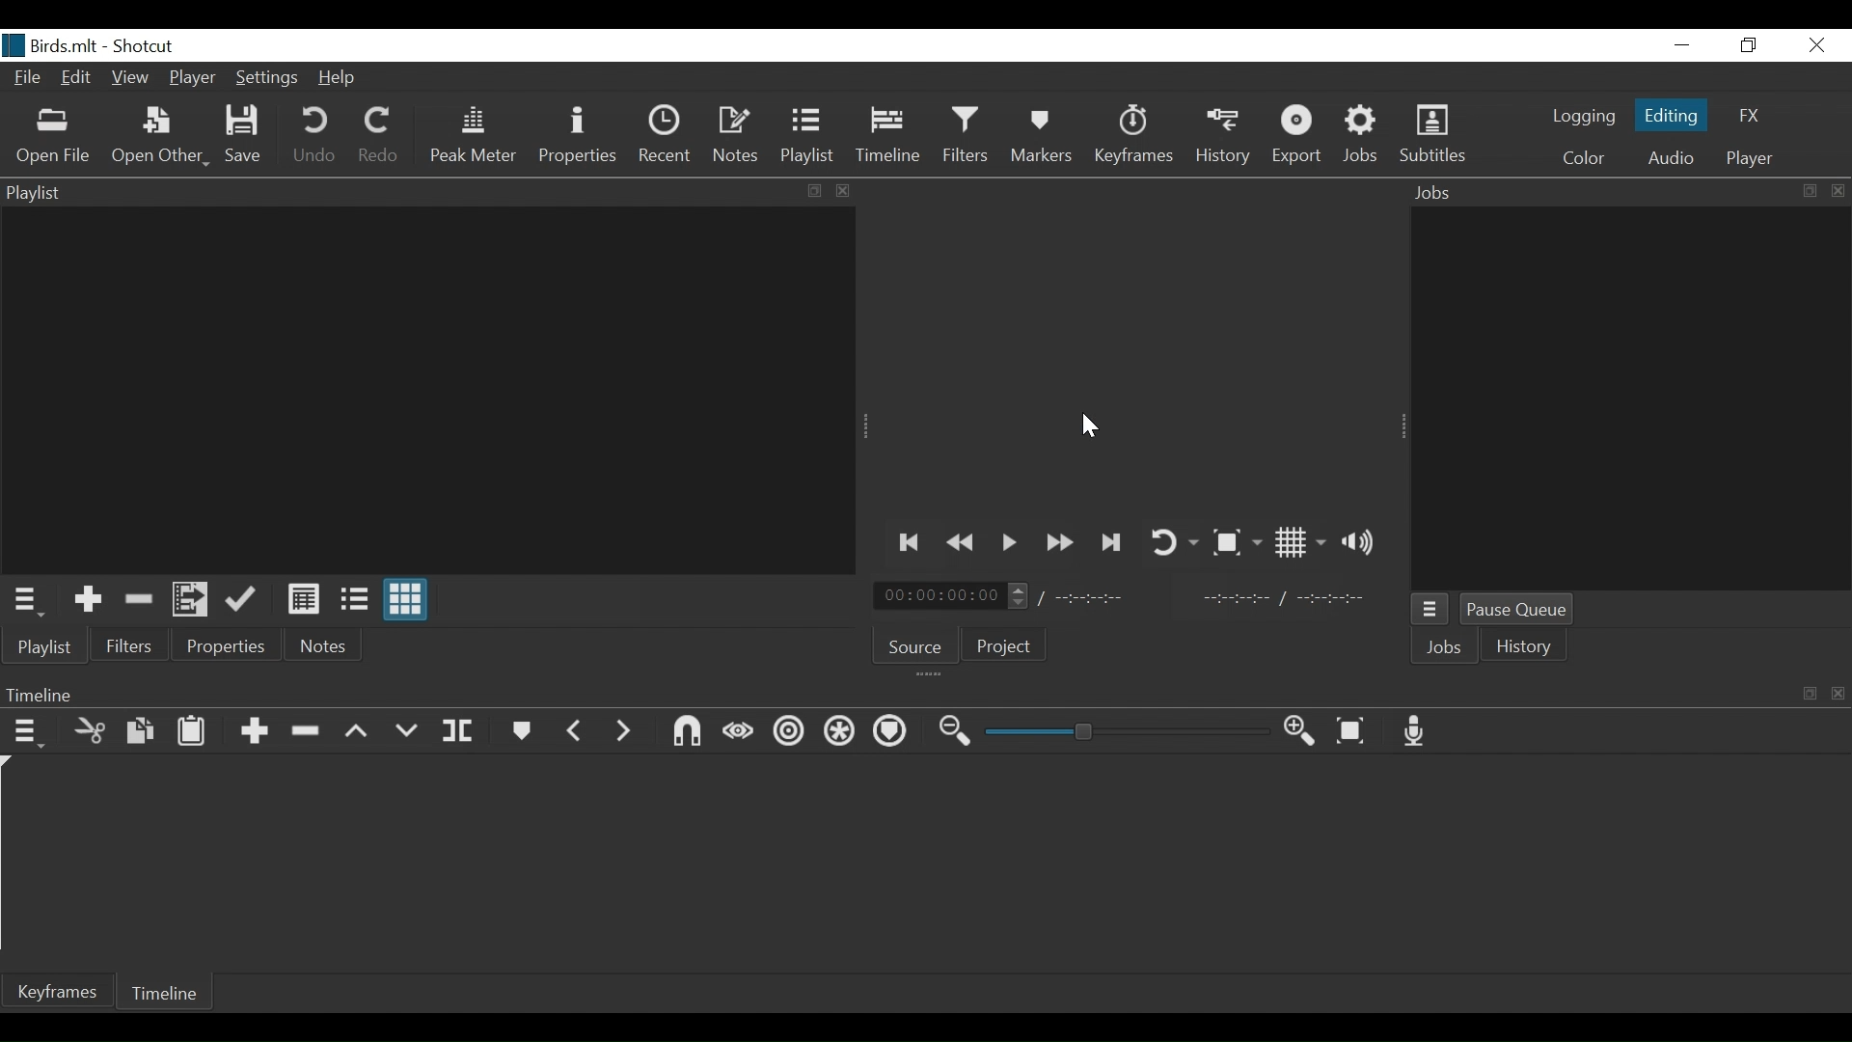 The width and height of the screenshot is (1852, 1042). I want to click on Markers, so click(1044, 135).